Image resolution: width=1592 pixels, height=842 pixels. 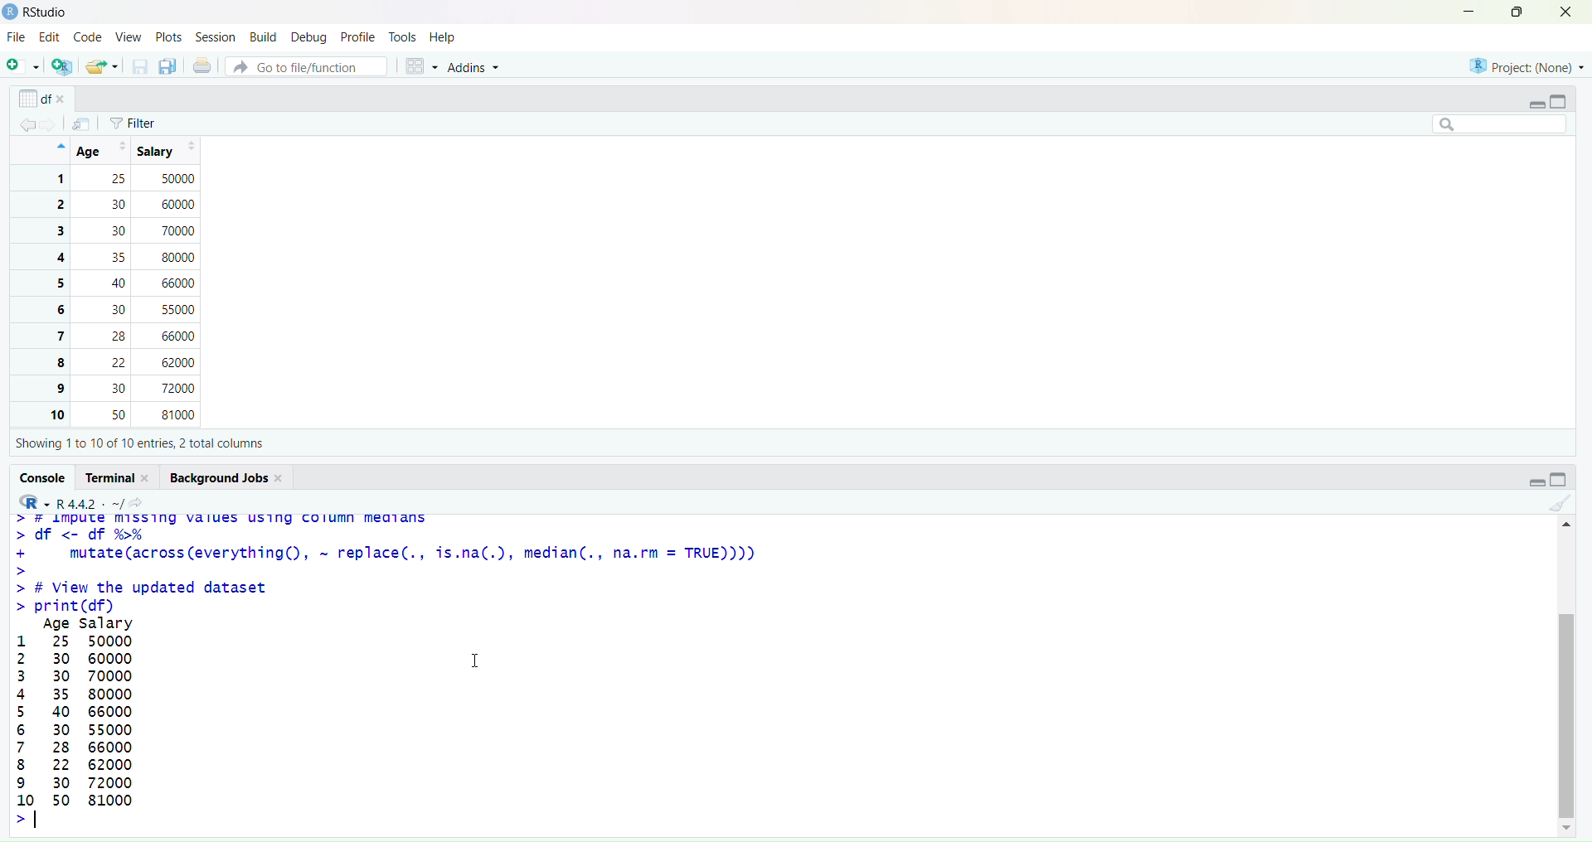 I want to click on session, so click(x=216, y=38).